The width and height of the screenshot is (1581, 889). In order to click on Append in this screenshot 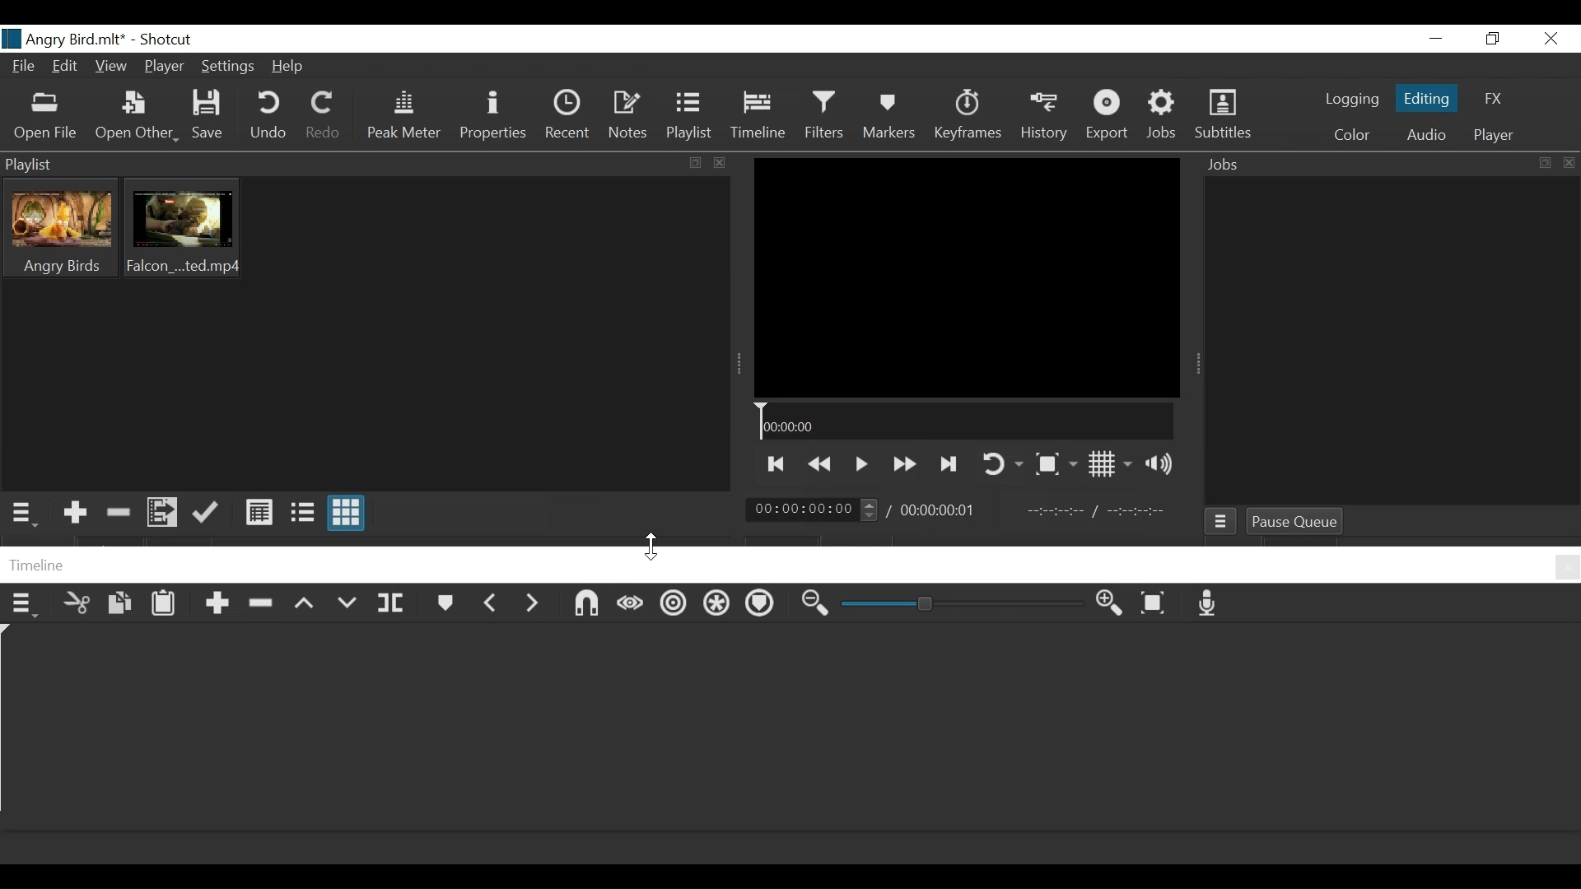, I will do `click(218, 606)`.